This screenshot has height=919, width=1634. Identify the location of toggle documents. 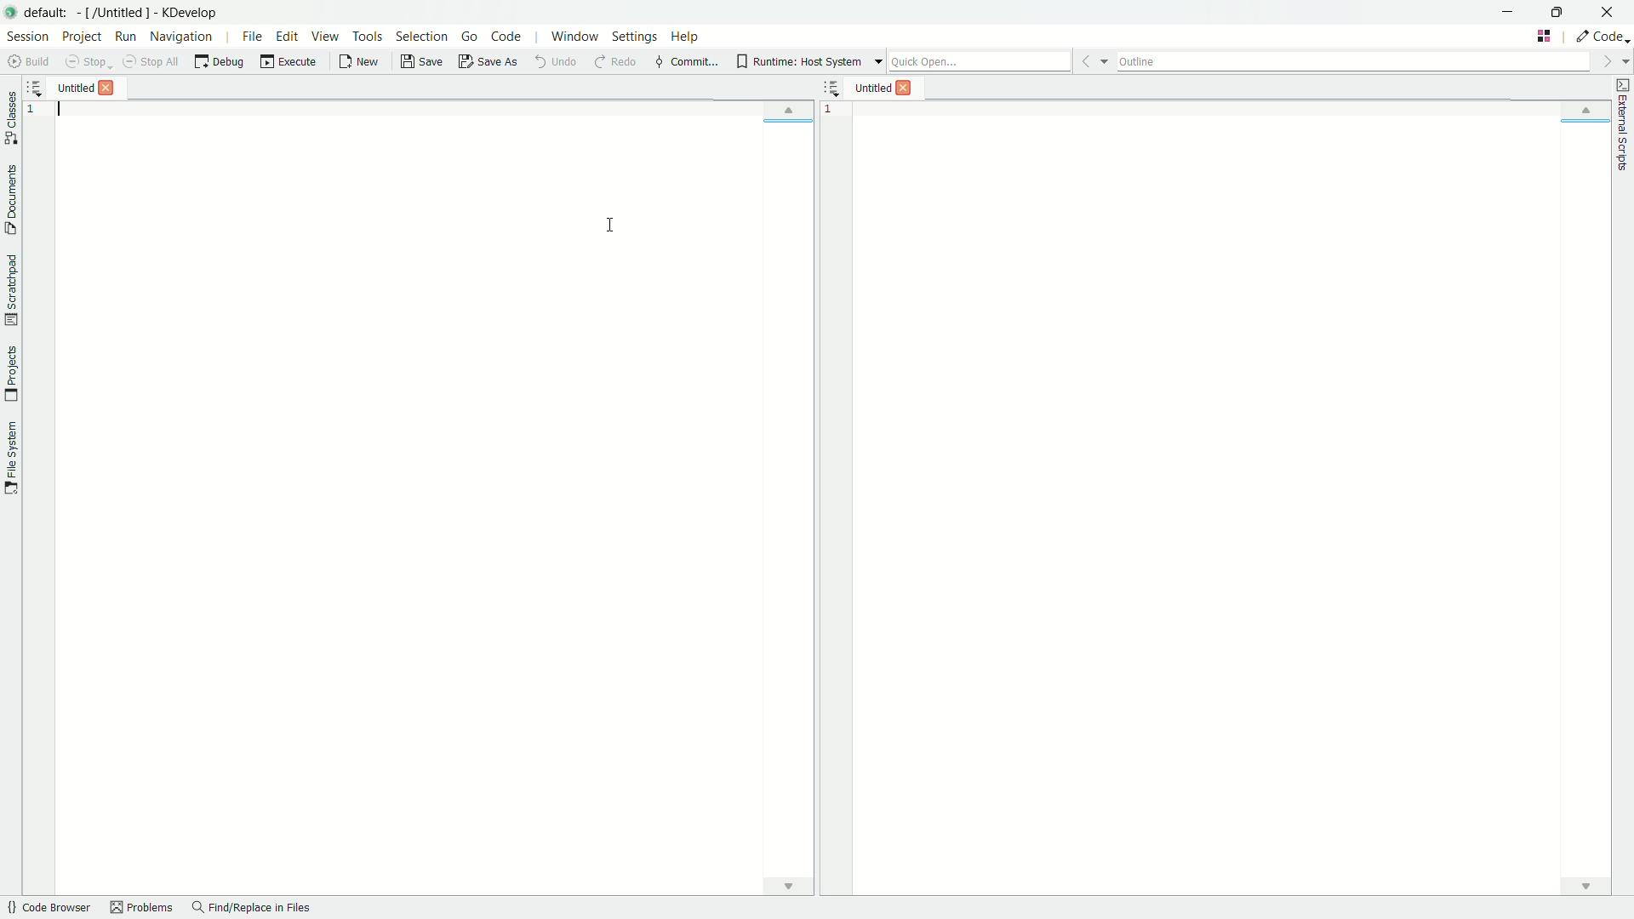
(15, 197).